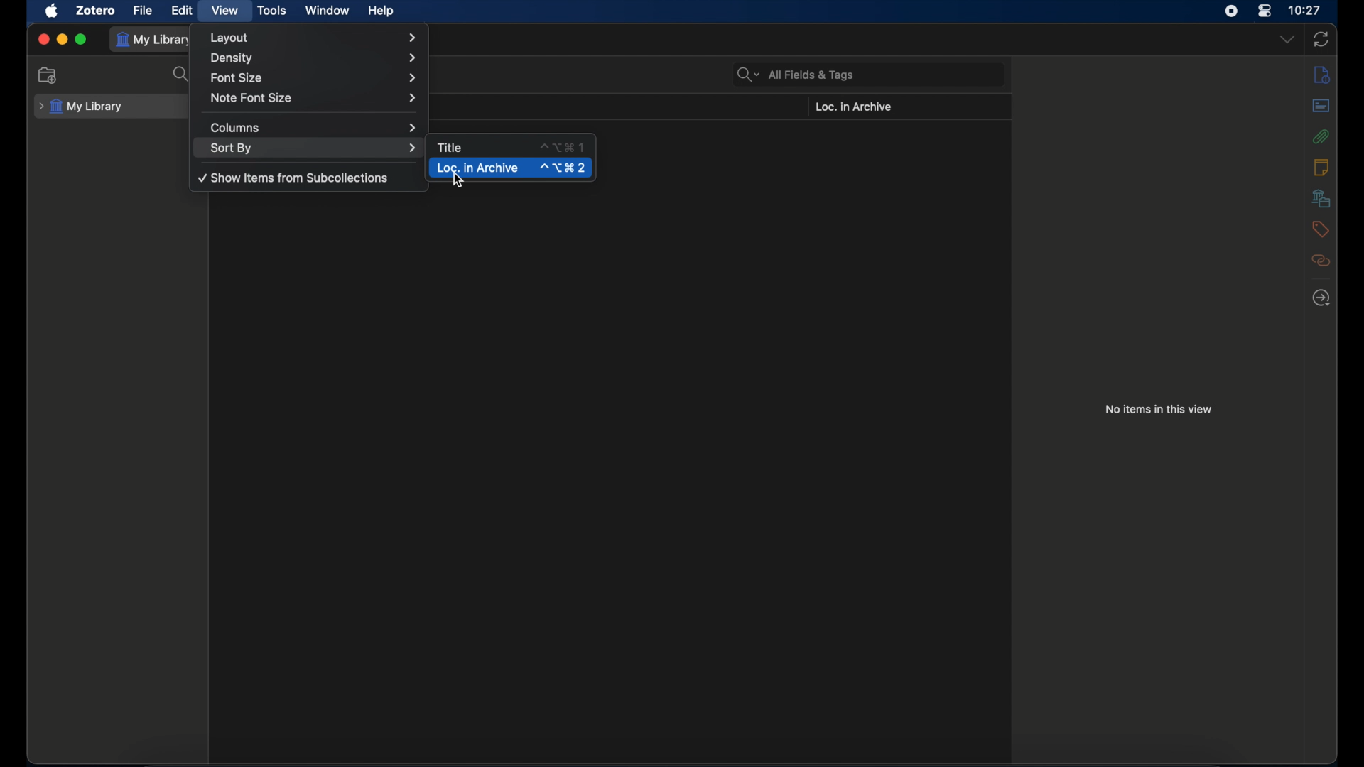  Describe the element at coordinates (1306, 9) in the screenshot. I see `time` at that location.